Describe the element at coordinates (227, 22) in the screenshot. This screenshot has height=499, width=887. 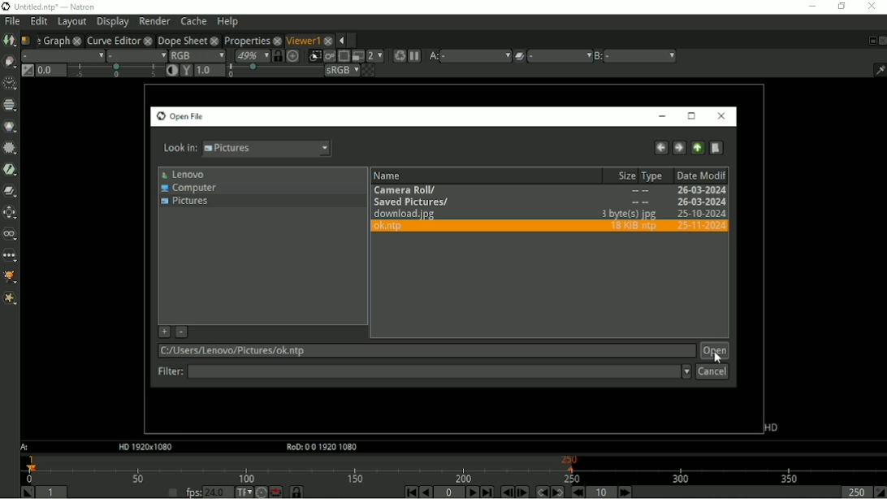
I see `Help` at that location.